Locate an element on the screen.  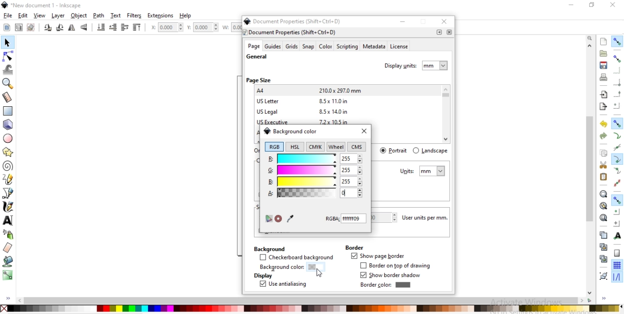
print document is located at coordinates (603, 77).